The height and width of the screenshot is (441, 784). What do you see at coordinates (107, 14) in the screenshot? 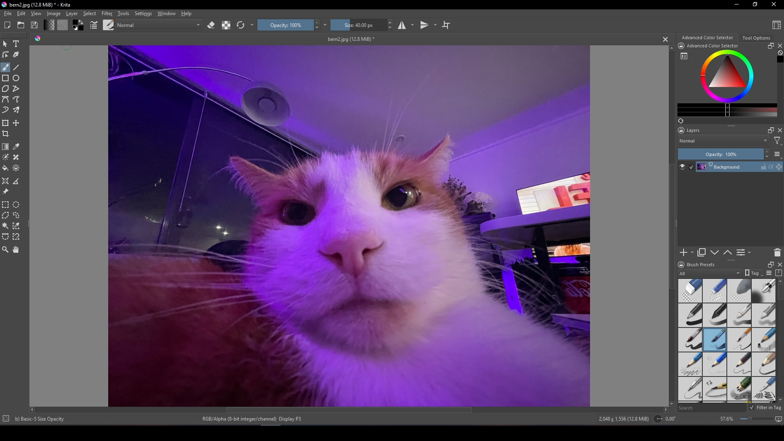
I see `Filter` at bounding box center [107, 14].